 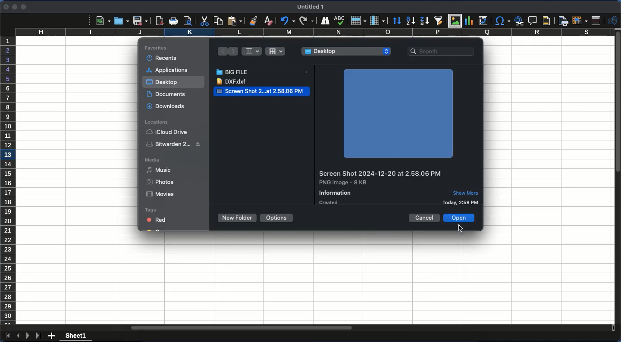 I want to click on headers and footers, so click(x=545, y=20).